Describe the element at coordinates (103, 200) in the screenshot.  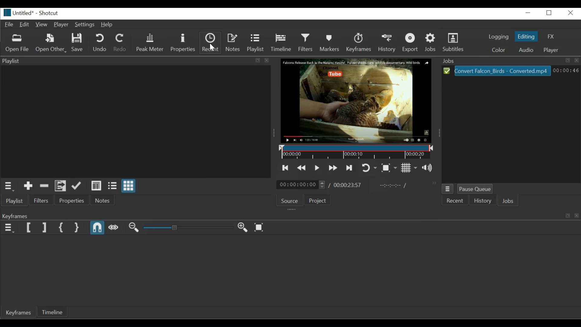
I see `Notes` at that location.